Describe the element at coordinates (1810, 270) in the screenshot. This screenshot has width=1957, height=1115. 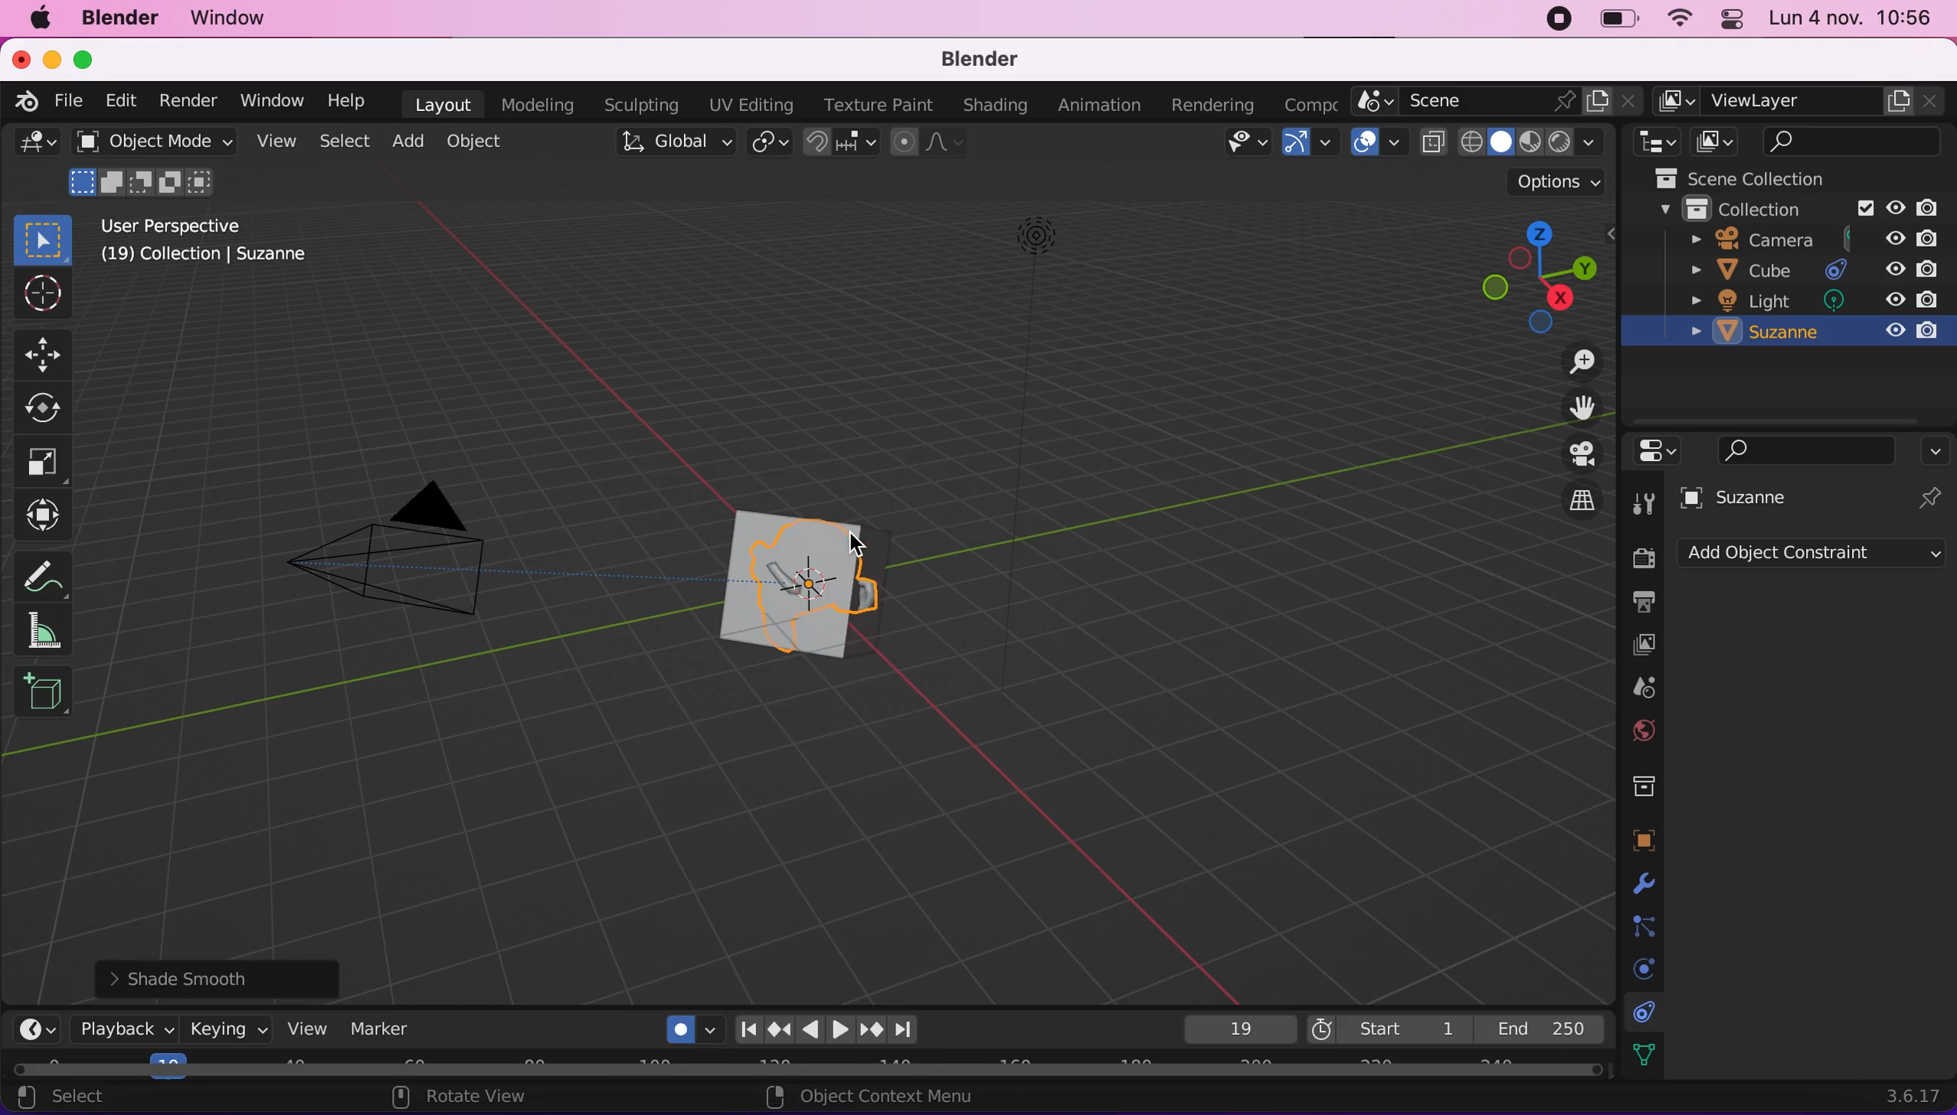
I see `cube` at that location.